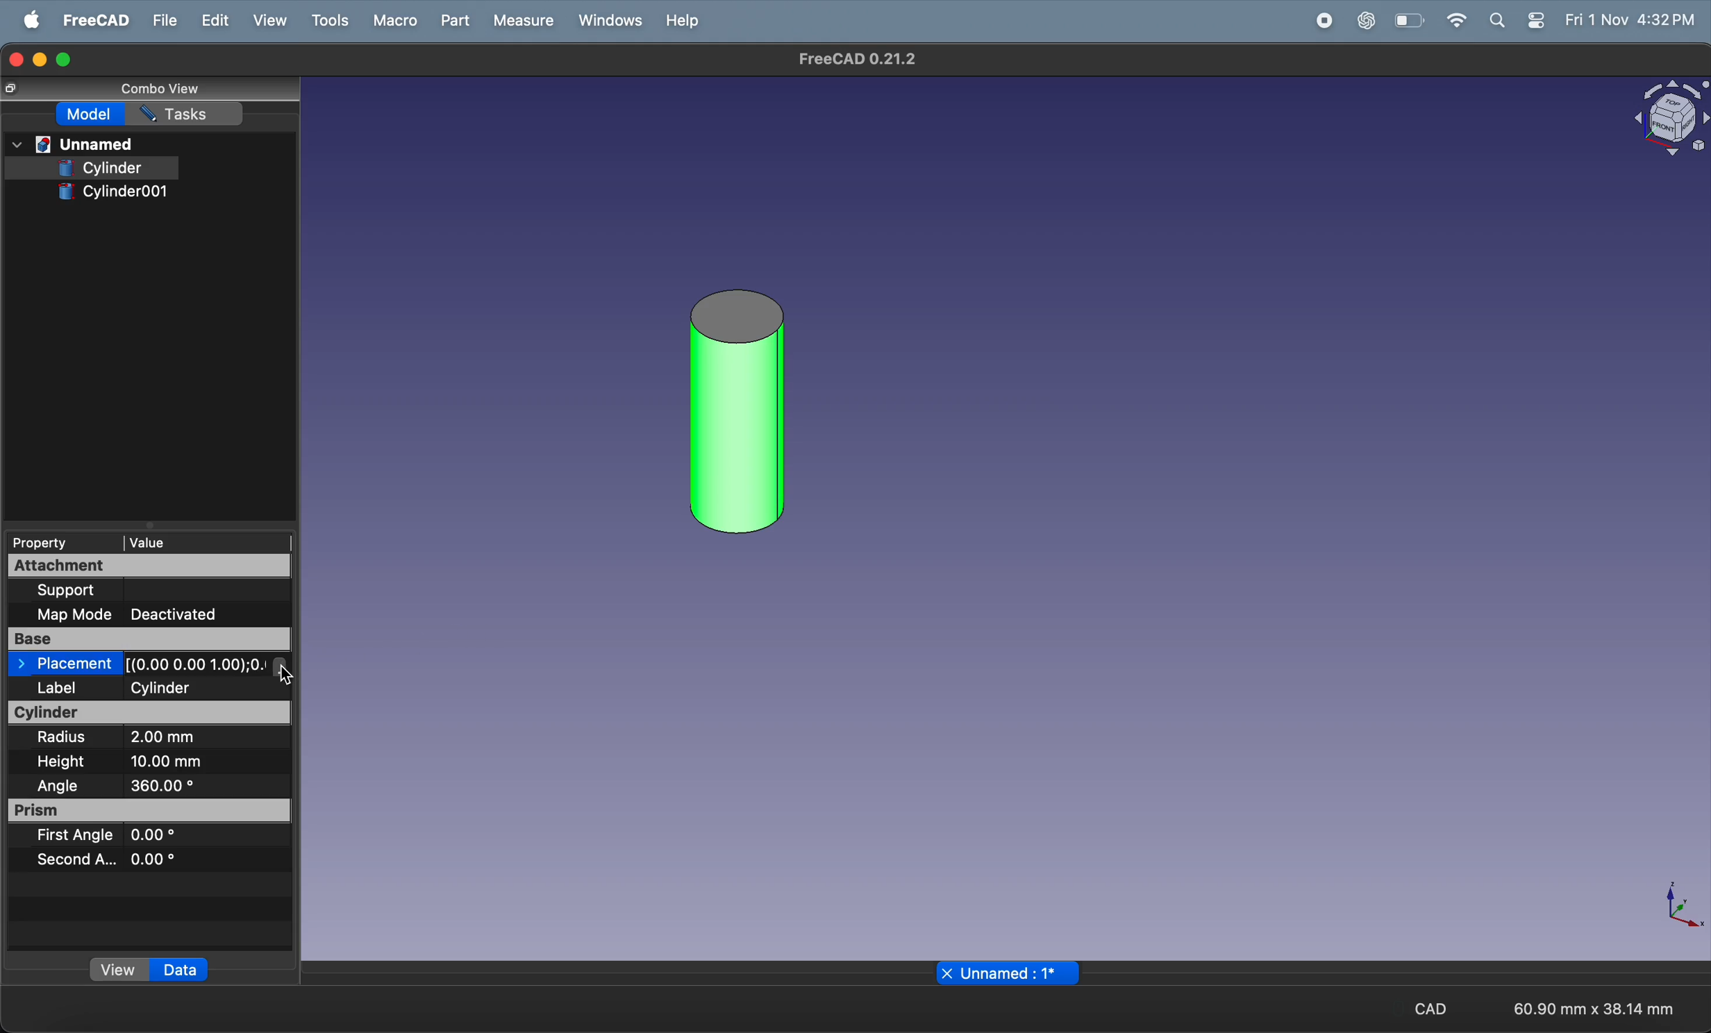 This screenshot has width=1711, height=1033. I want to click on cylinder 001, so click(738, 412).